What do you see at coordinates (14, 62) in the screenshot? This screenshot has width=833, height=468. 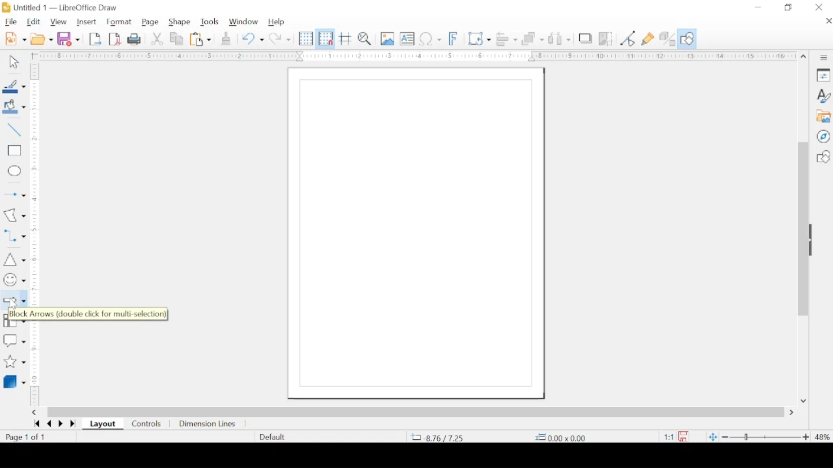 I see `select` at bounding box center [14, 62].